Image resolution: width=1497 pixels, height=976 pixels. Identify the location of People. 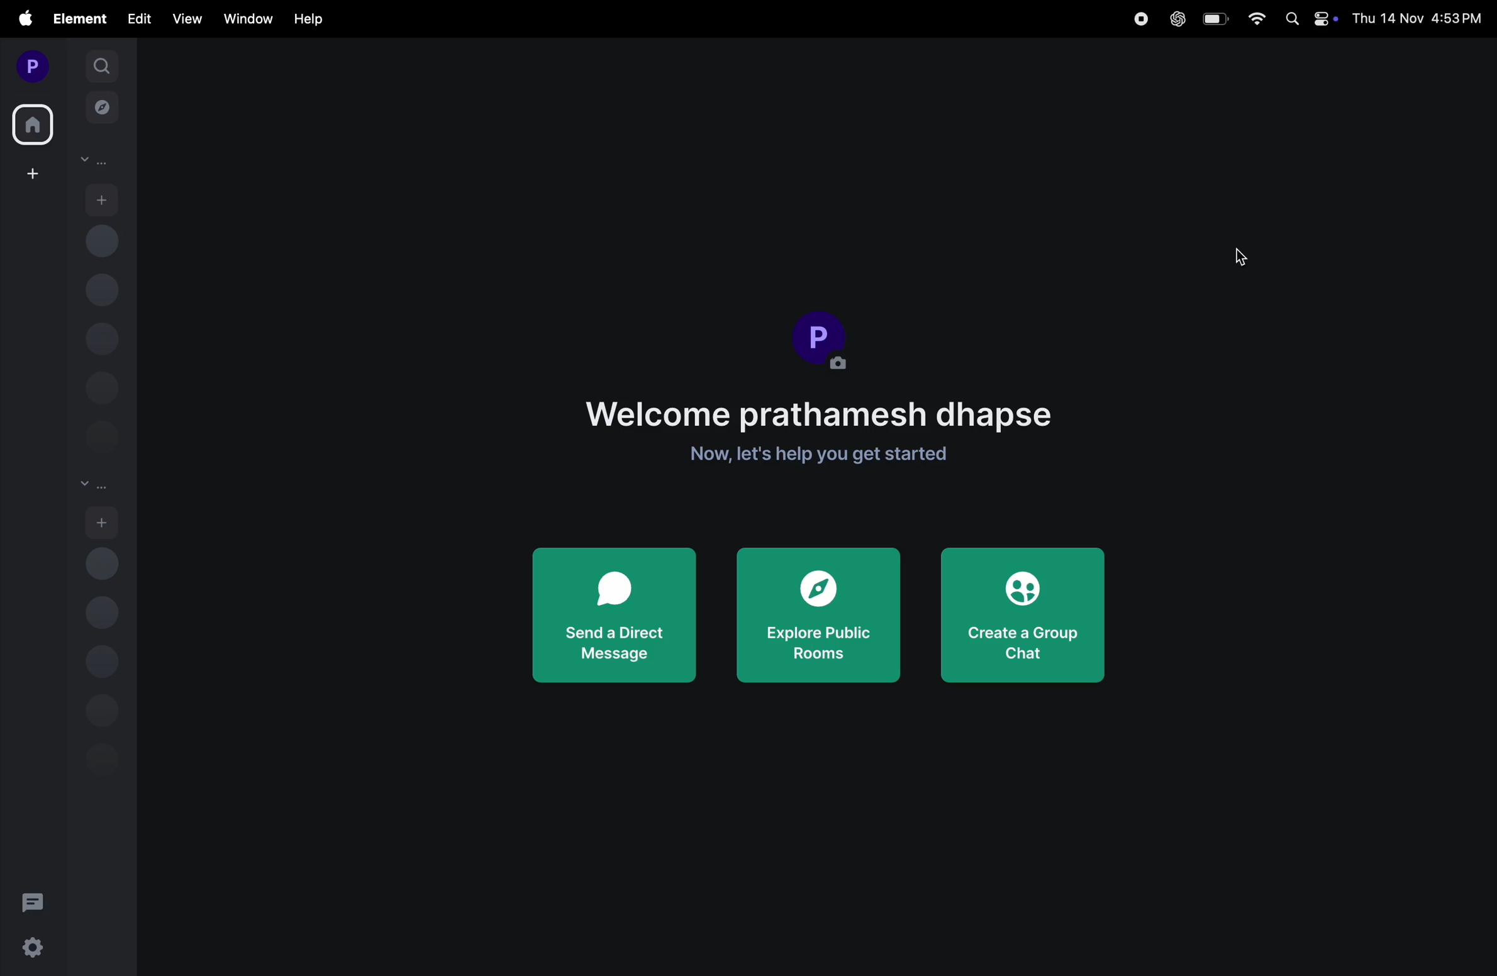
(99, 162).